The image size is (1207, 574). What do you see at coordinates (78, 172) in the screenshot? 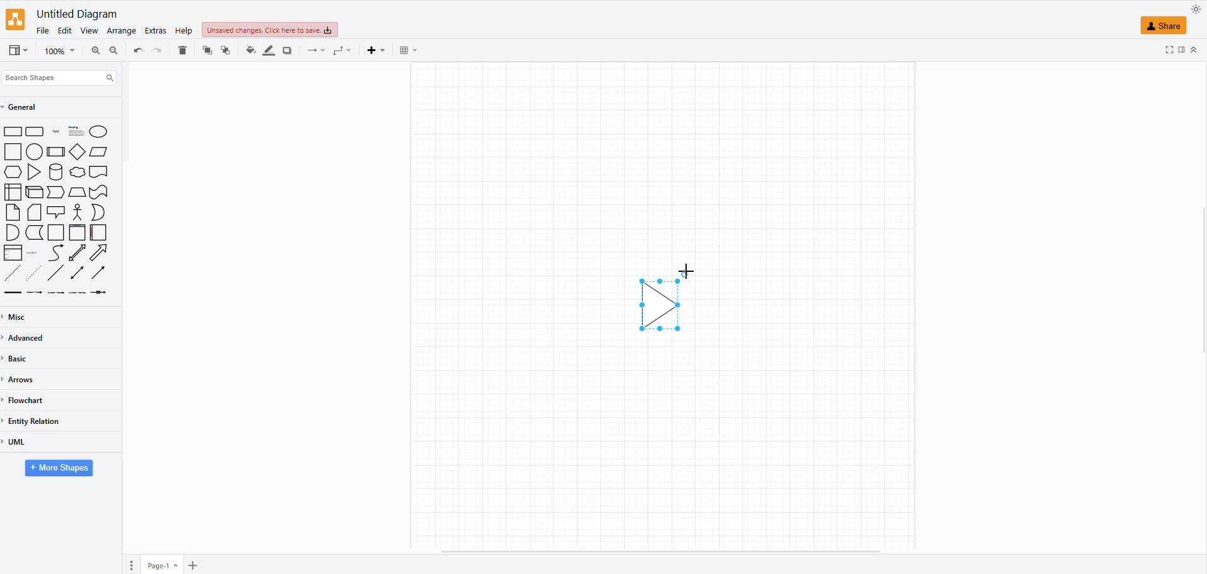
I see `Chat Bubble` at bounding box center [78, 172].